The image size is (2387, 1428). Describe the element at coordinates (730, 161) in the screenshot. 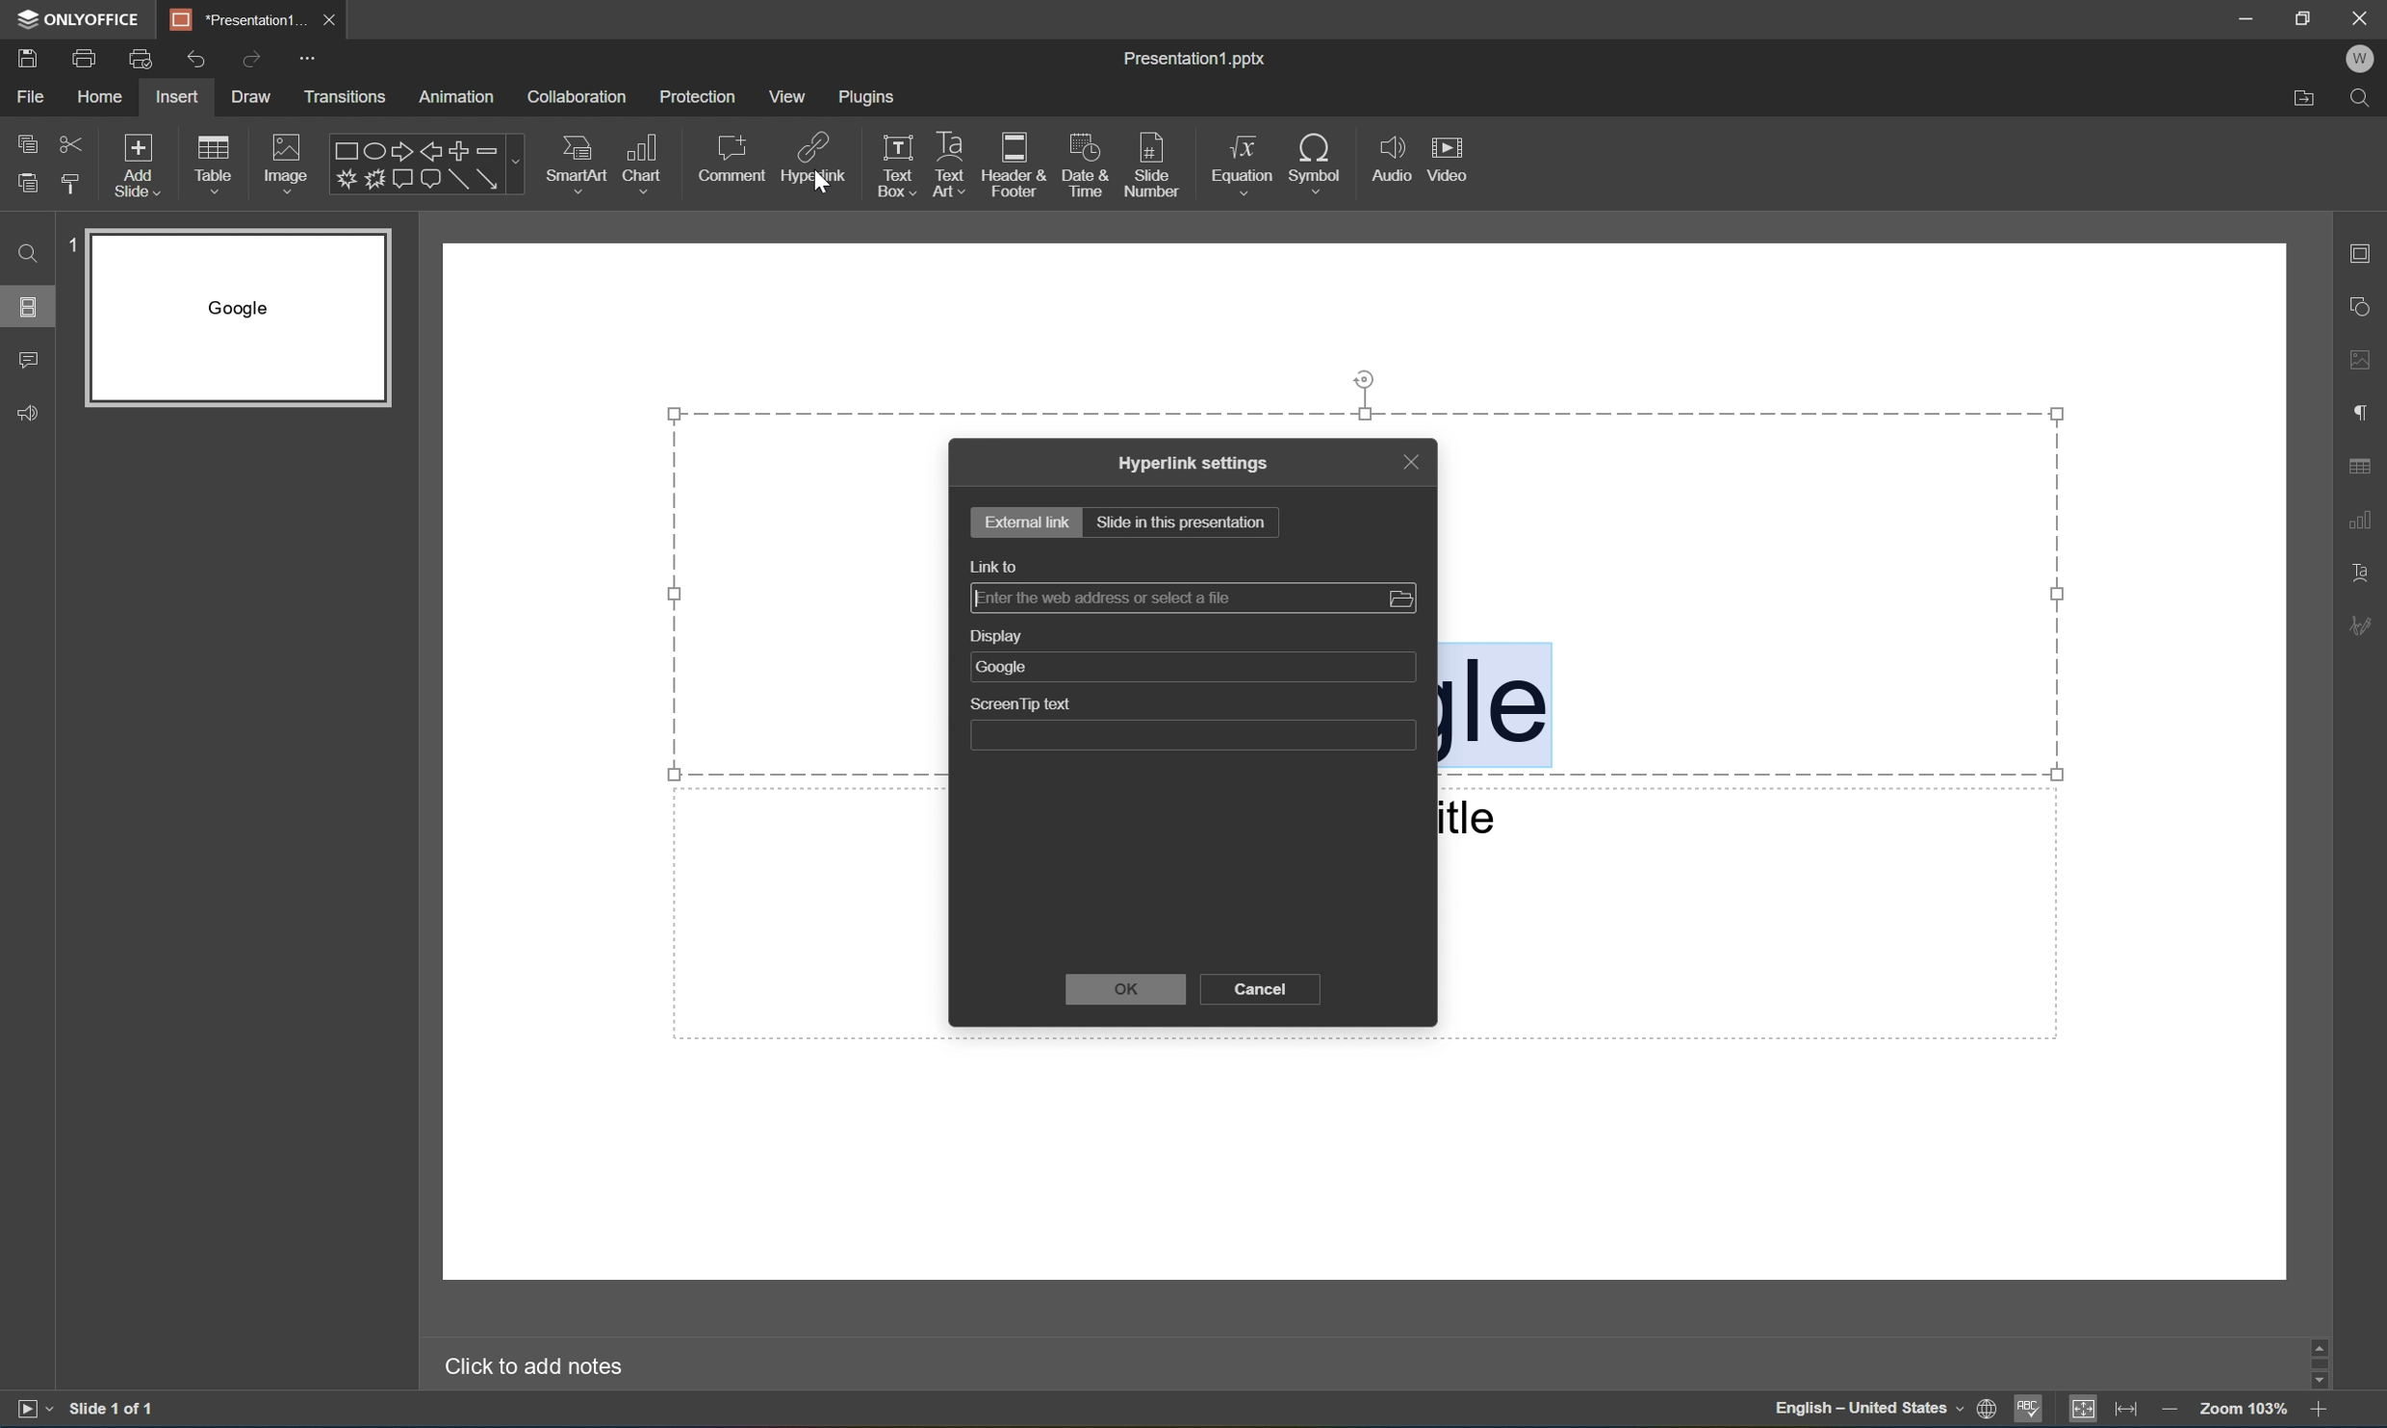

I see `Comment` at that location.